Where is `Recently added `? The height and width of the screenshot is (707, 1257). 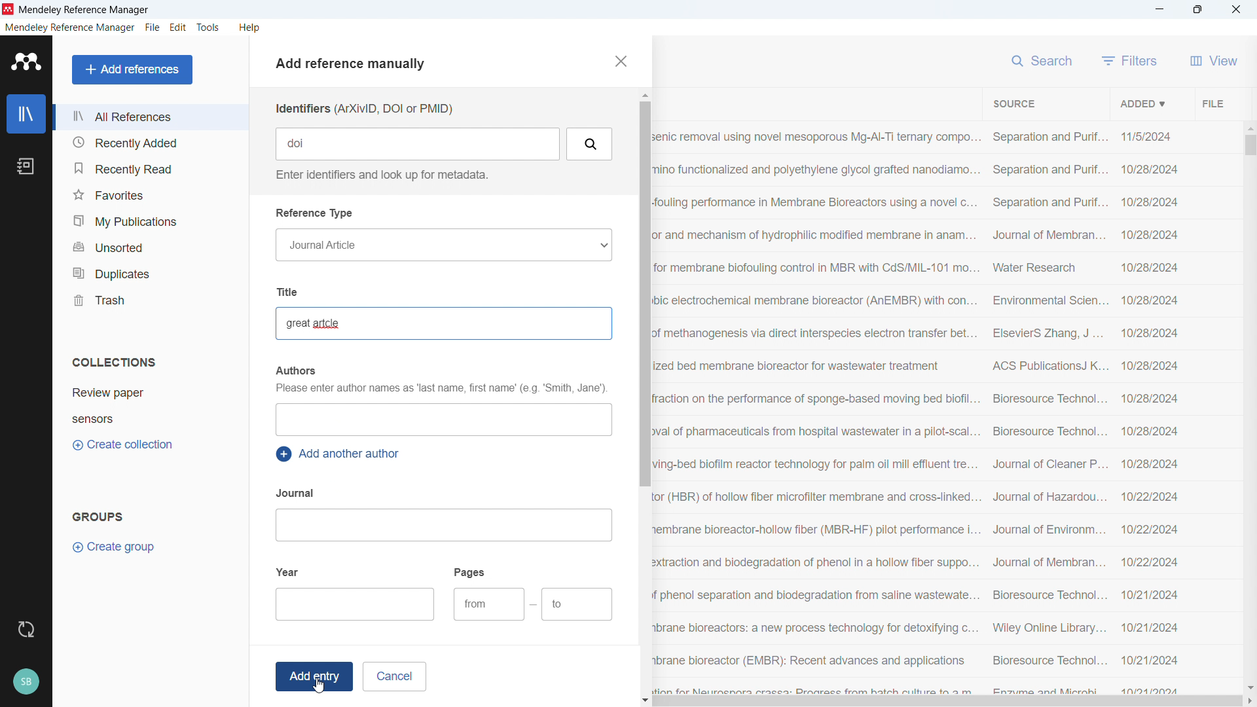
Recently added  is located at coordinates (148, 143).